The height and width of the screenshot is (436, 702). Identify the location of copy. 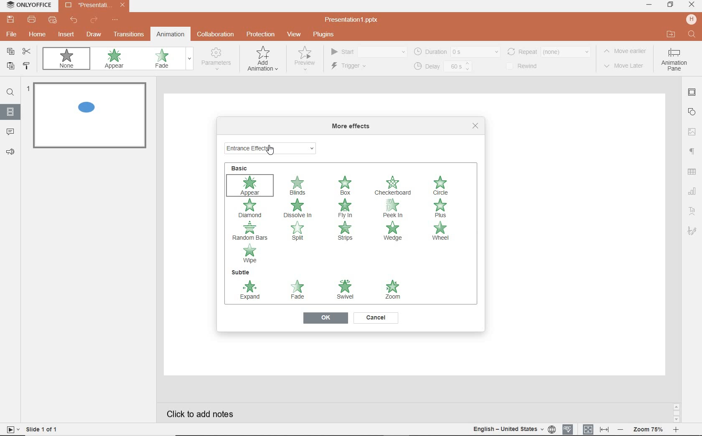
(11, 51).